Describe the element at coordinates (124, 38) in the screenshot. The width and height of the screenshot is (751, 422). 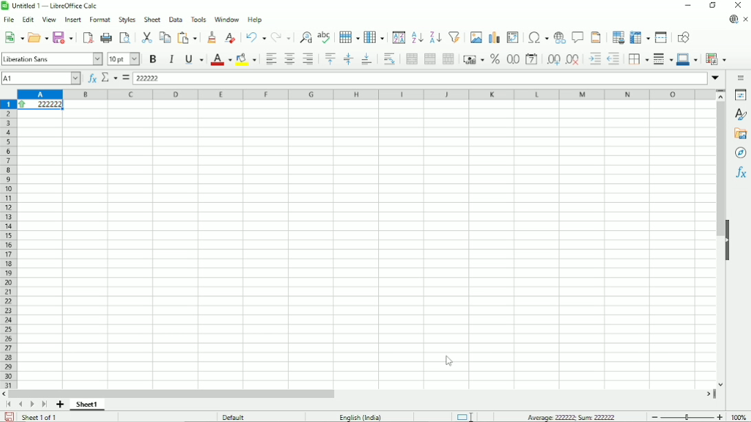
I see `Toggle print preview` at that location.